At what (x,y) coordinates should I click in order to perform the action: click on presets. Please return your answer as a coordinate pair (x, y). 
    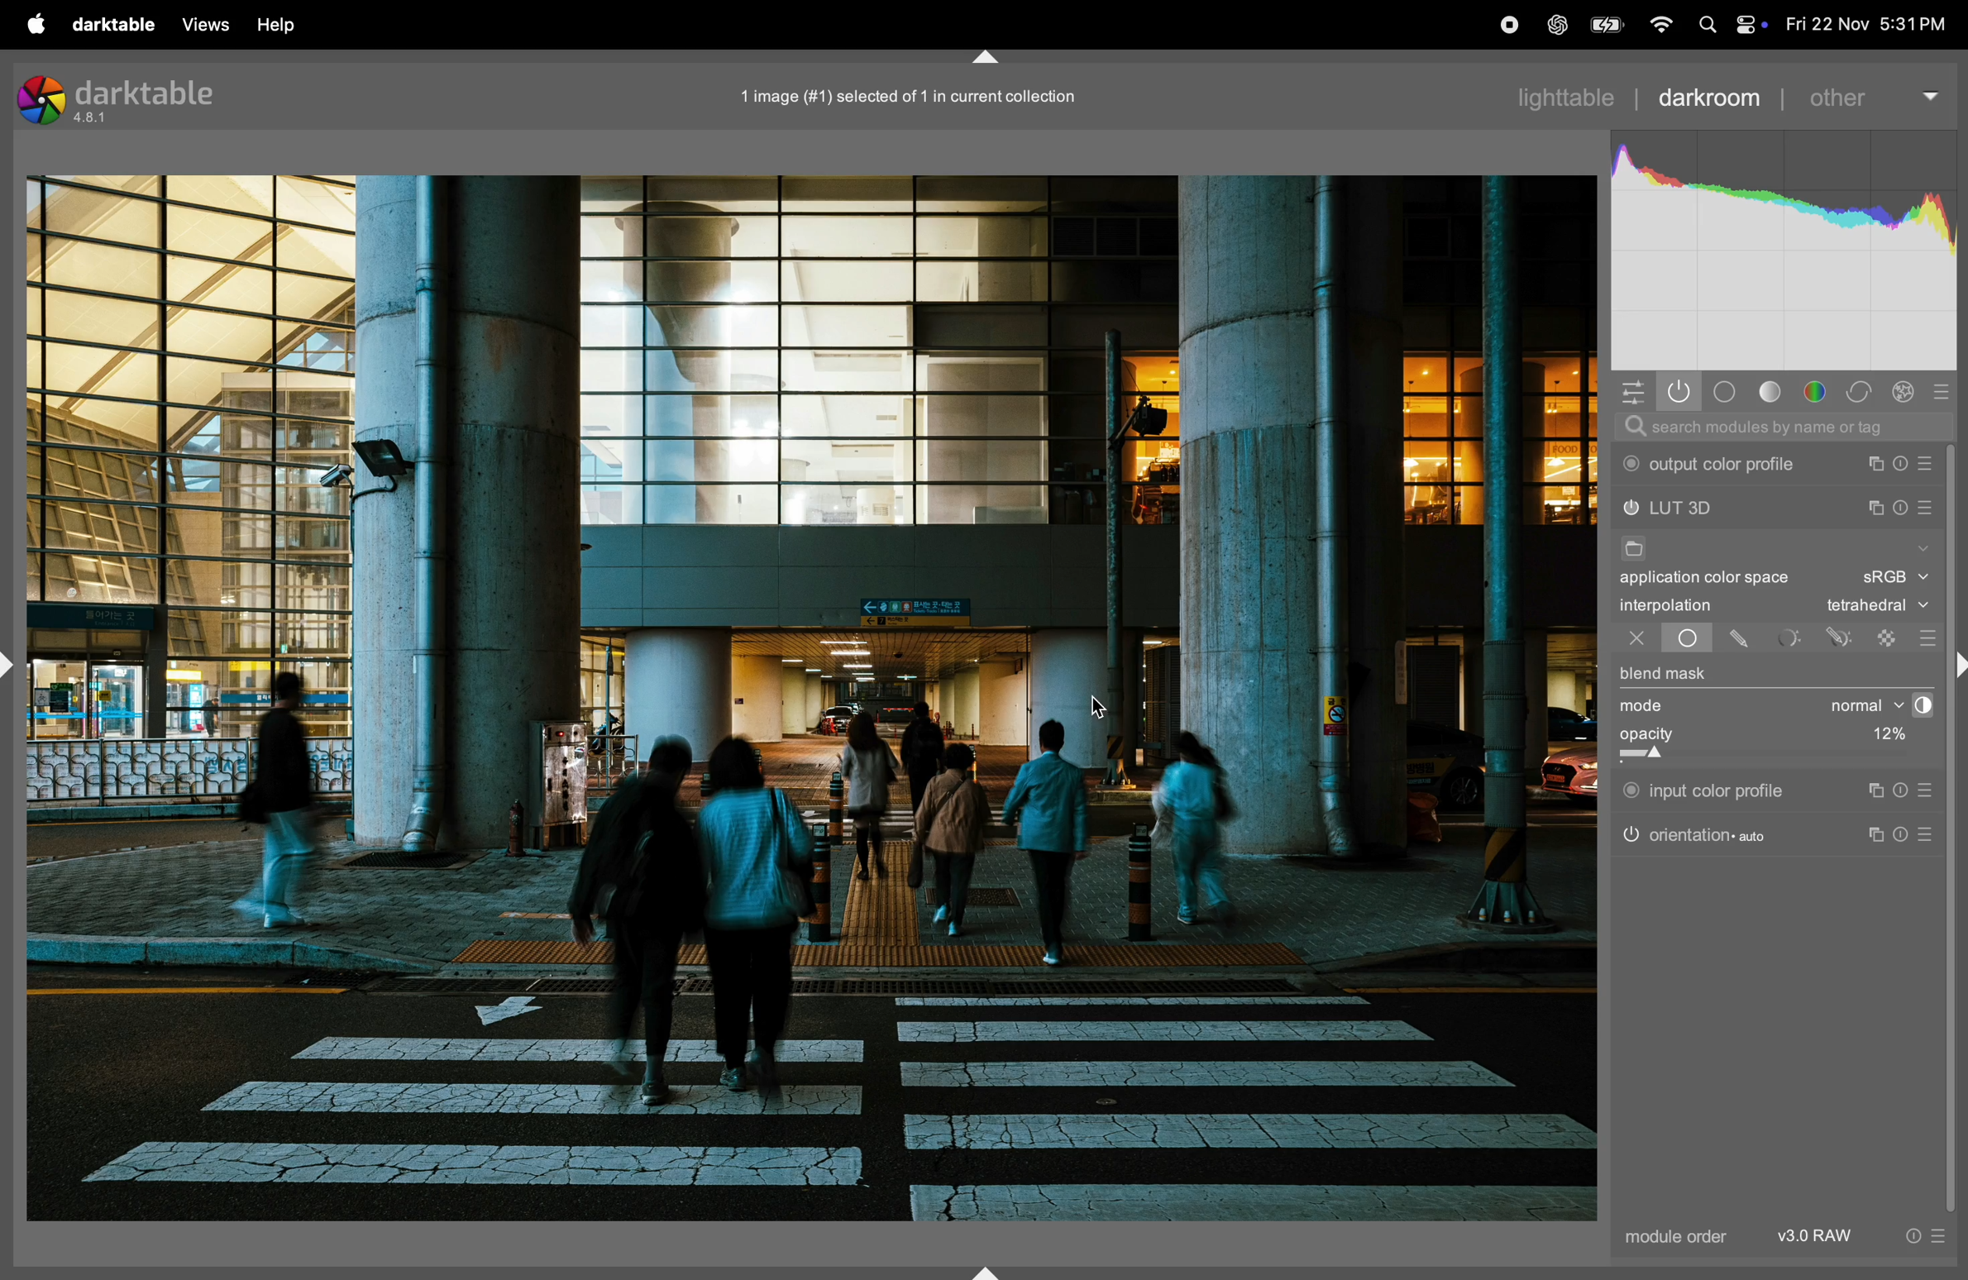
    Looking at the image, I should click on (1927, 510).